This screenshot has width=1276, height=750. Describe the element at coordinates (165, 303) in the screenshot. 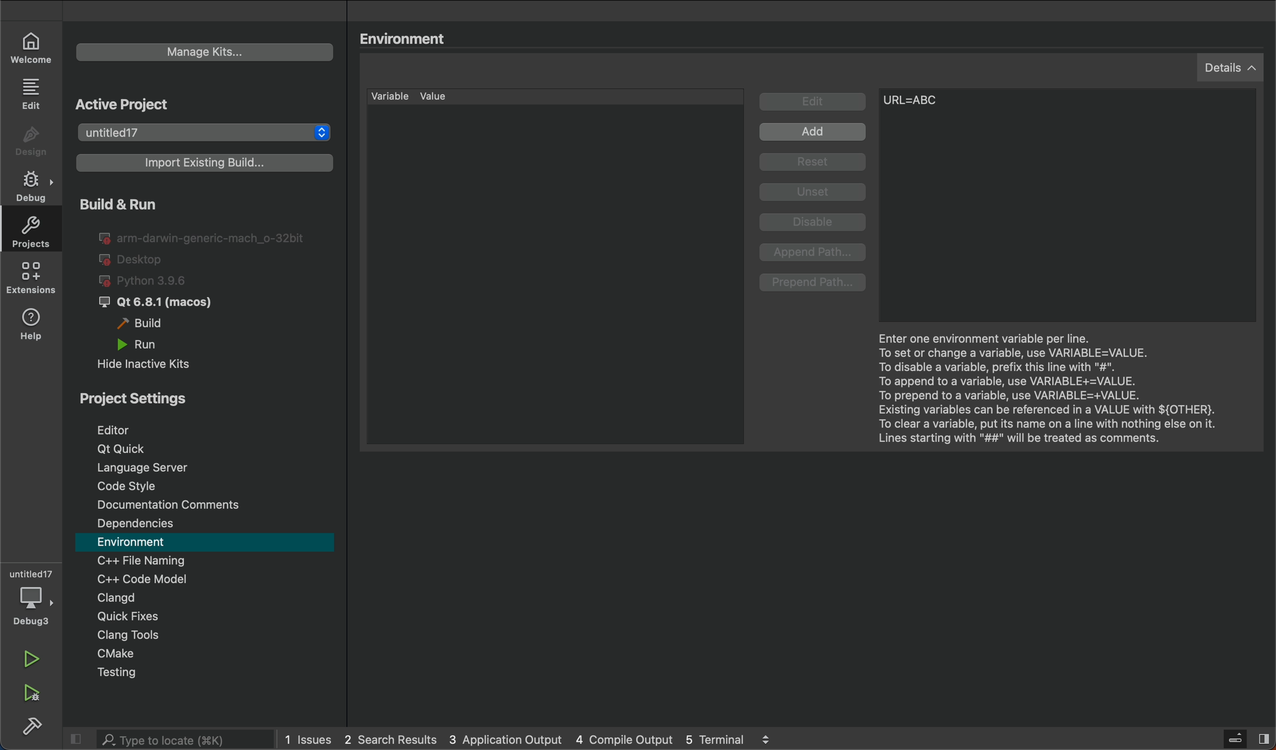

I see `J Qt 6.8.1 (macos)` at that location.